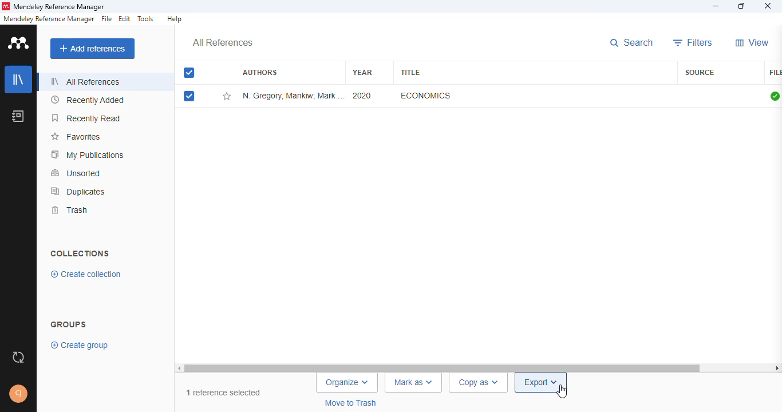 The width and height of the screenshot is (782, 412). Describe the element at coordinates (189, 73) in the screenshot. I see `selected` at that location.